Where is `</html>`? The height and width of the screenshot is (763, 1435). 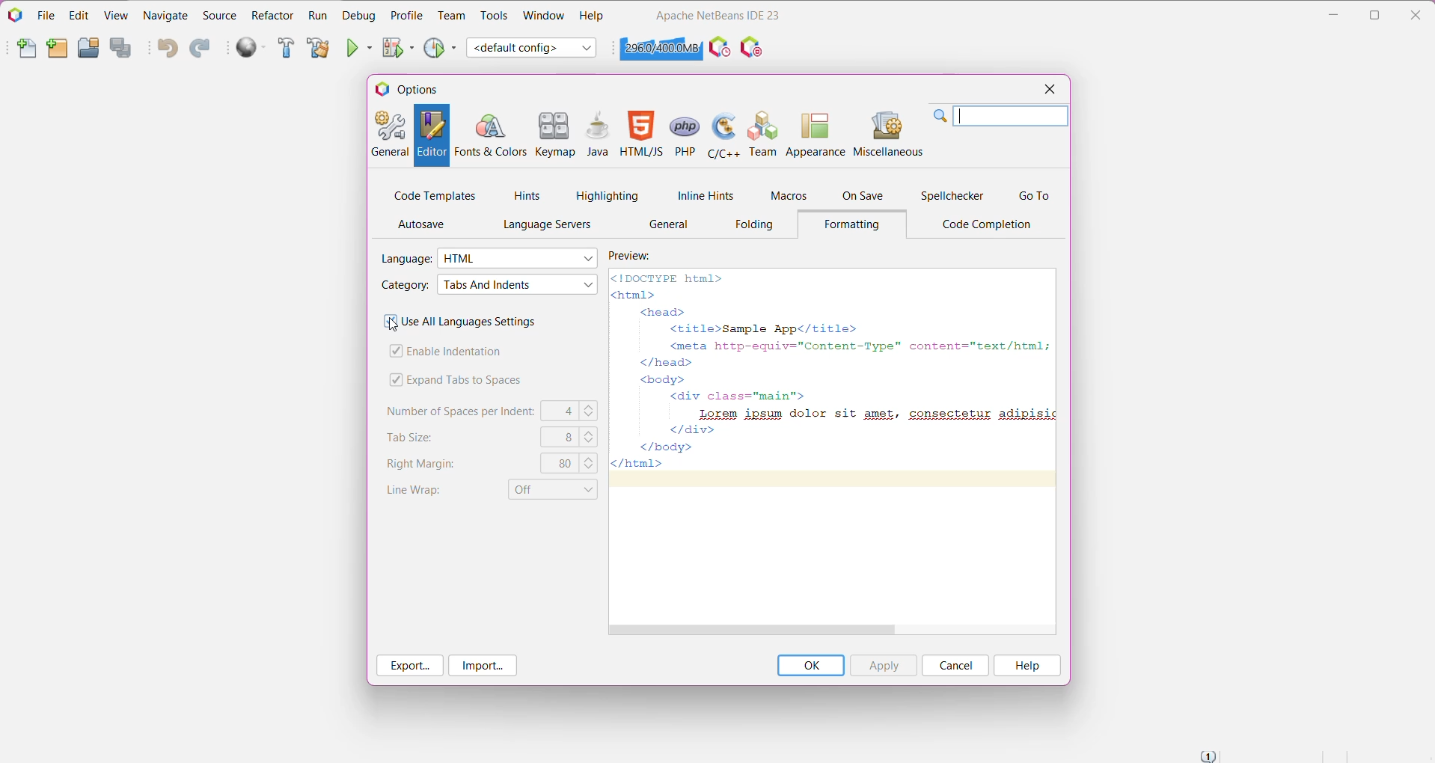
</html> is located at coordinates (638, 465).